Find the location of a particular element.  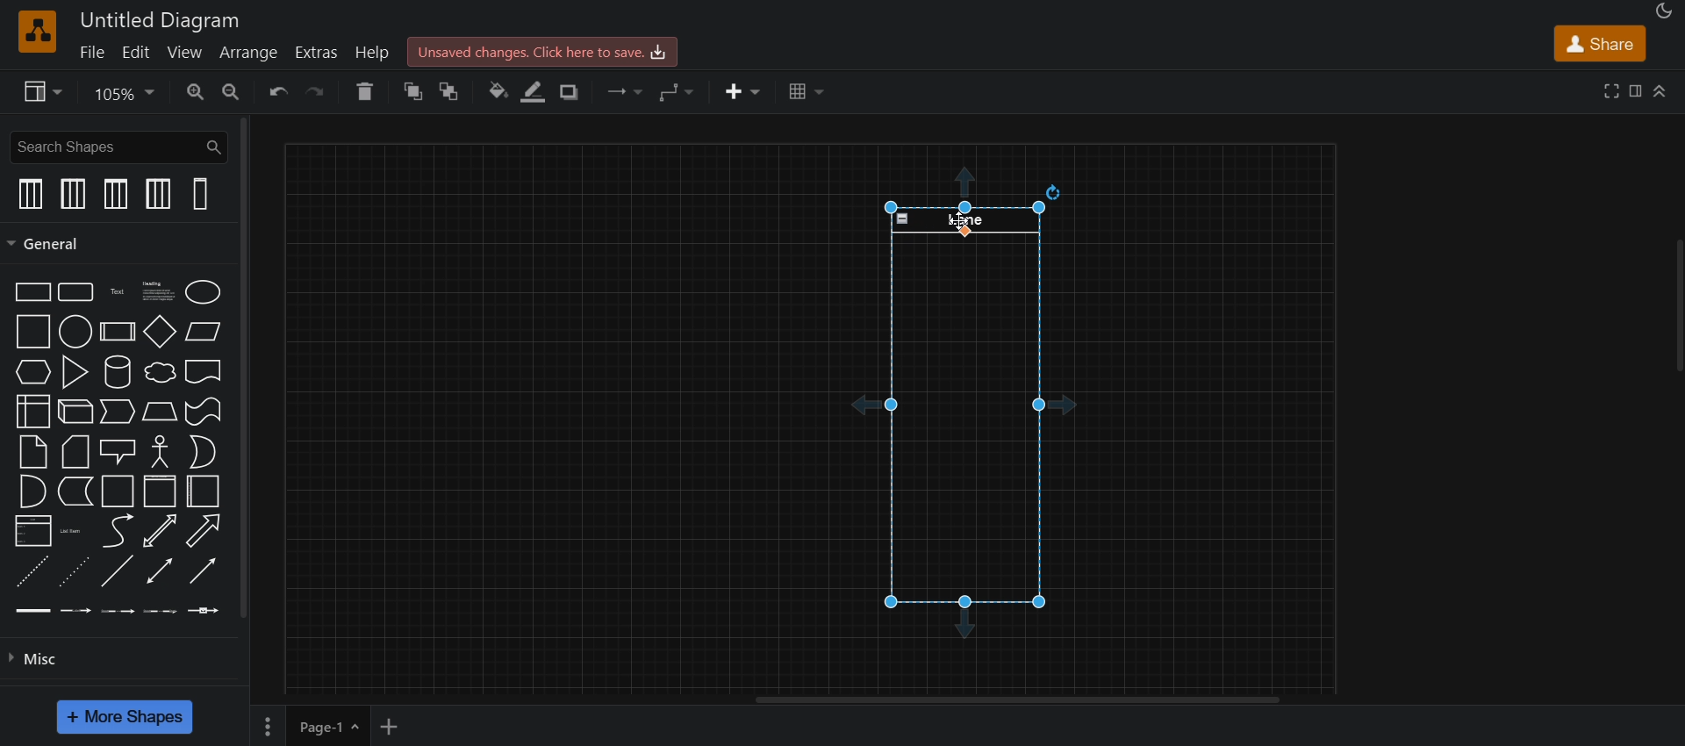

zoom out is located at coordinates (233, 94).